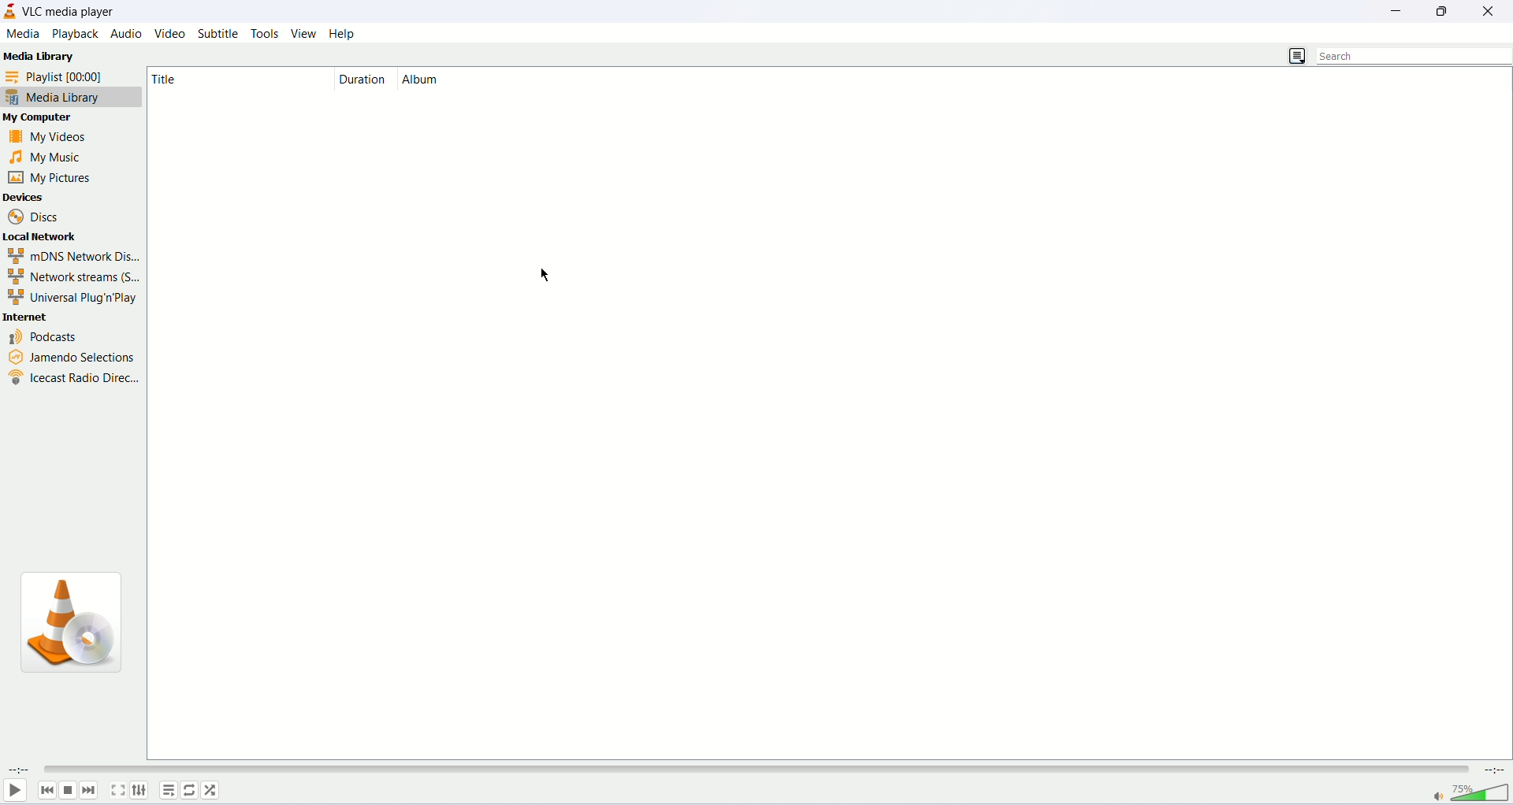 The width and height of the screenshot is (1513, 805). What do you see at coordinates (225, 78) in the screenshot?
I see `type` at bounding box center [225, 78].